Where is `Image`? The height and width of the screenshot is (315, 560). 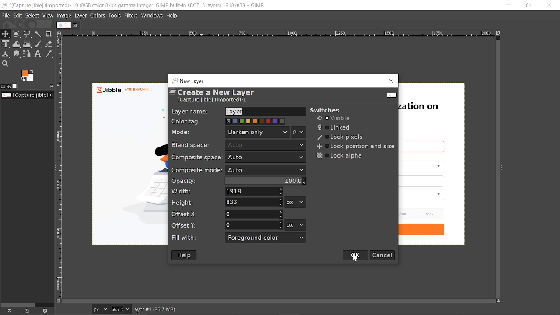
Image is located at coordinates (64, 15).